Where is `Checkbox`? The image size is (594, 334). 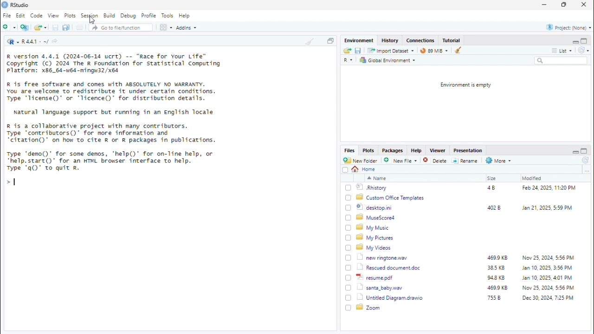 Checkbox is located at coordinates (349, 228).